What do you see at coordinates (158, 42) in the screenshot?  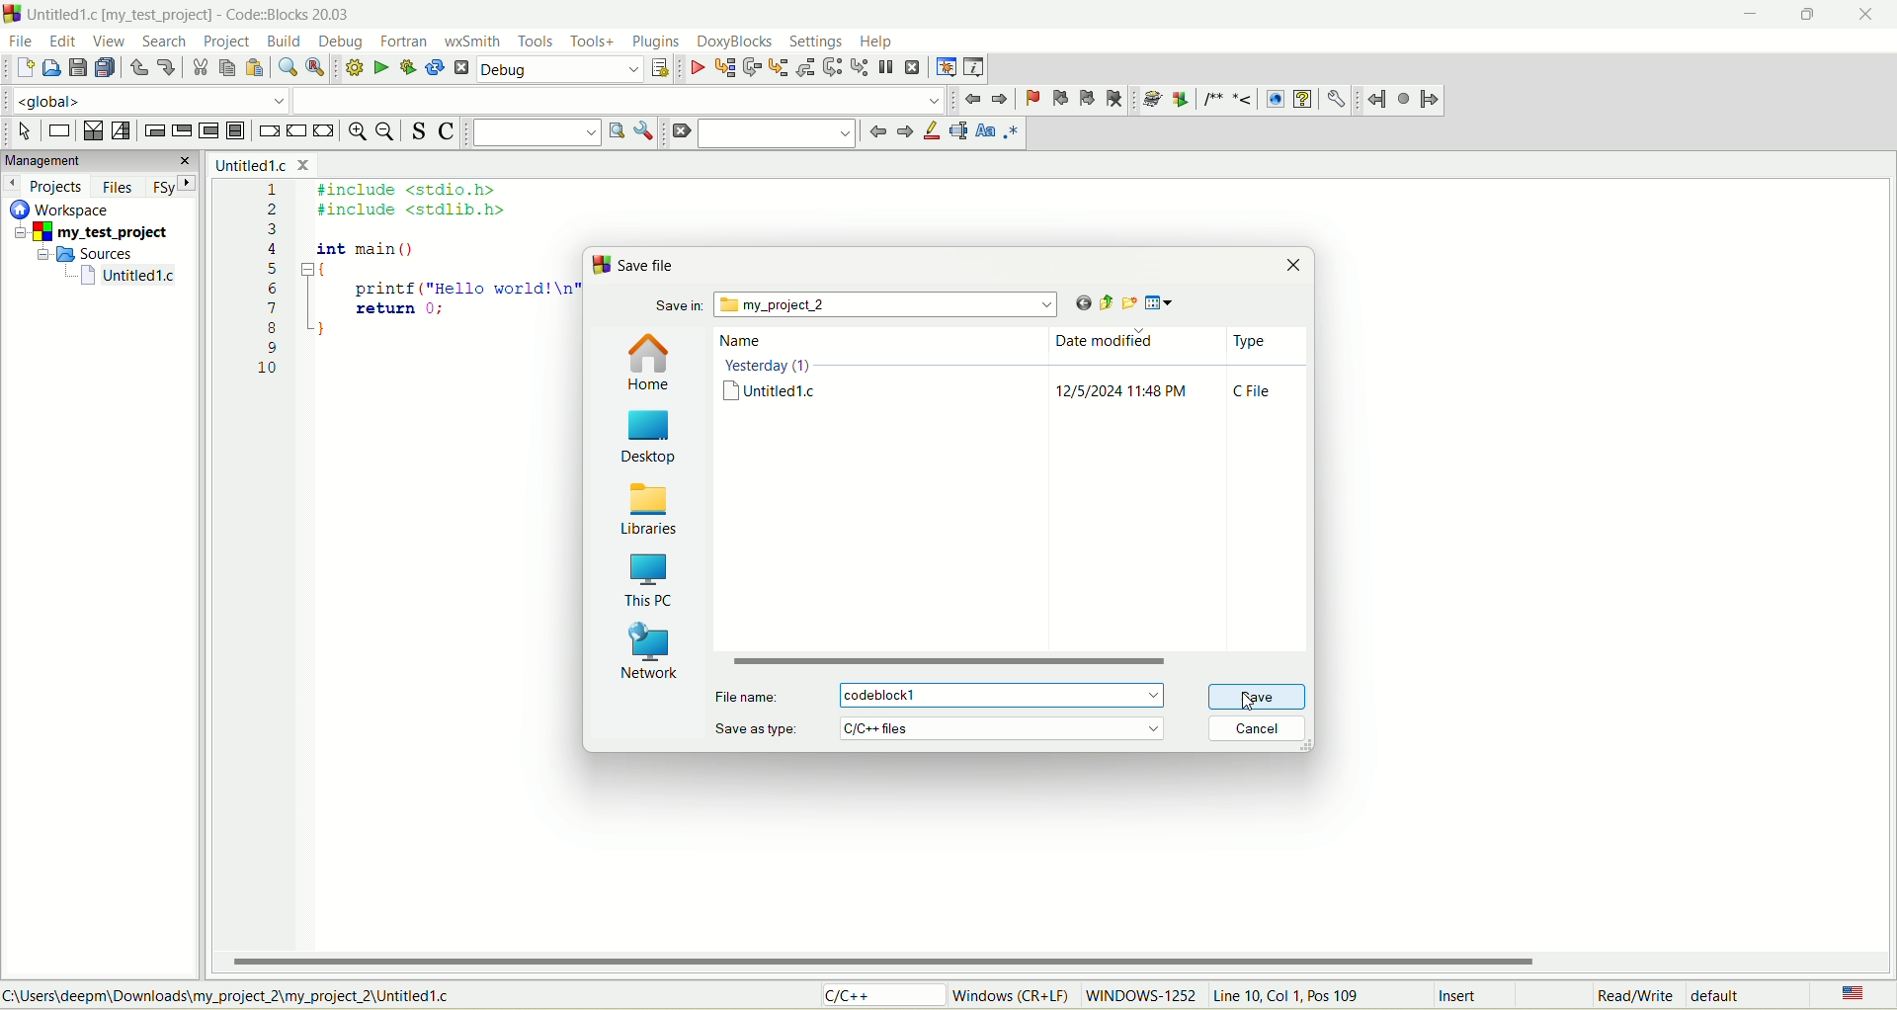 I see `search` at bounding box center [158, 42].